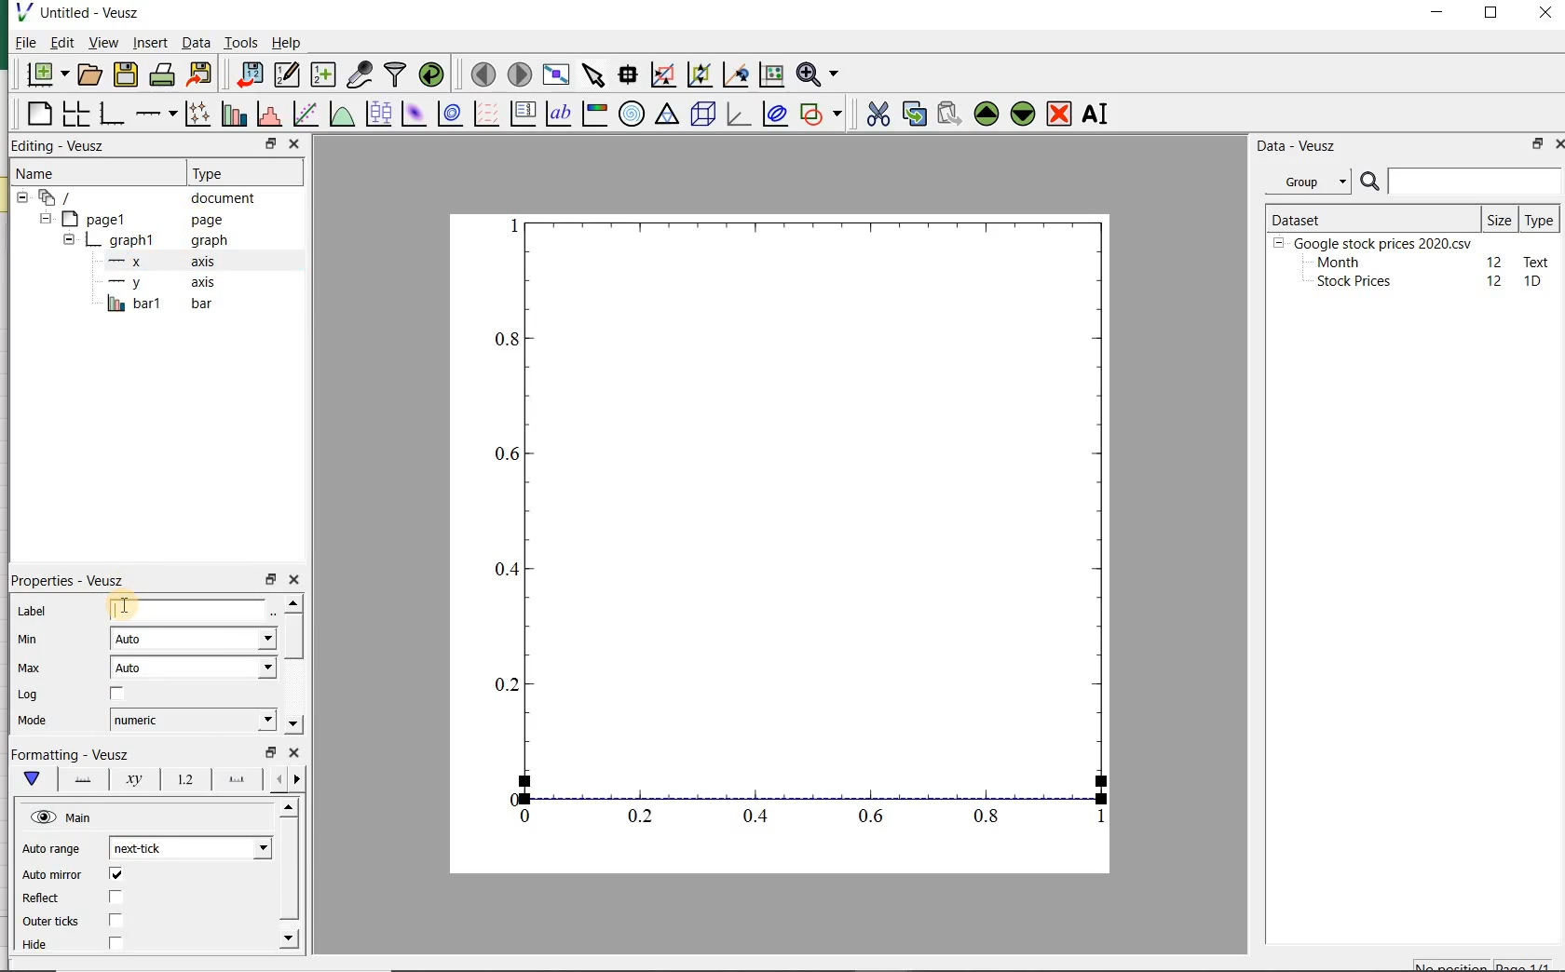  What do you see at coordinates (194, 668) in the screenshot?
I see `Auto` at bounding box center [194, 668].